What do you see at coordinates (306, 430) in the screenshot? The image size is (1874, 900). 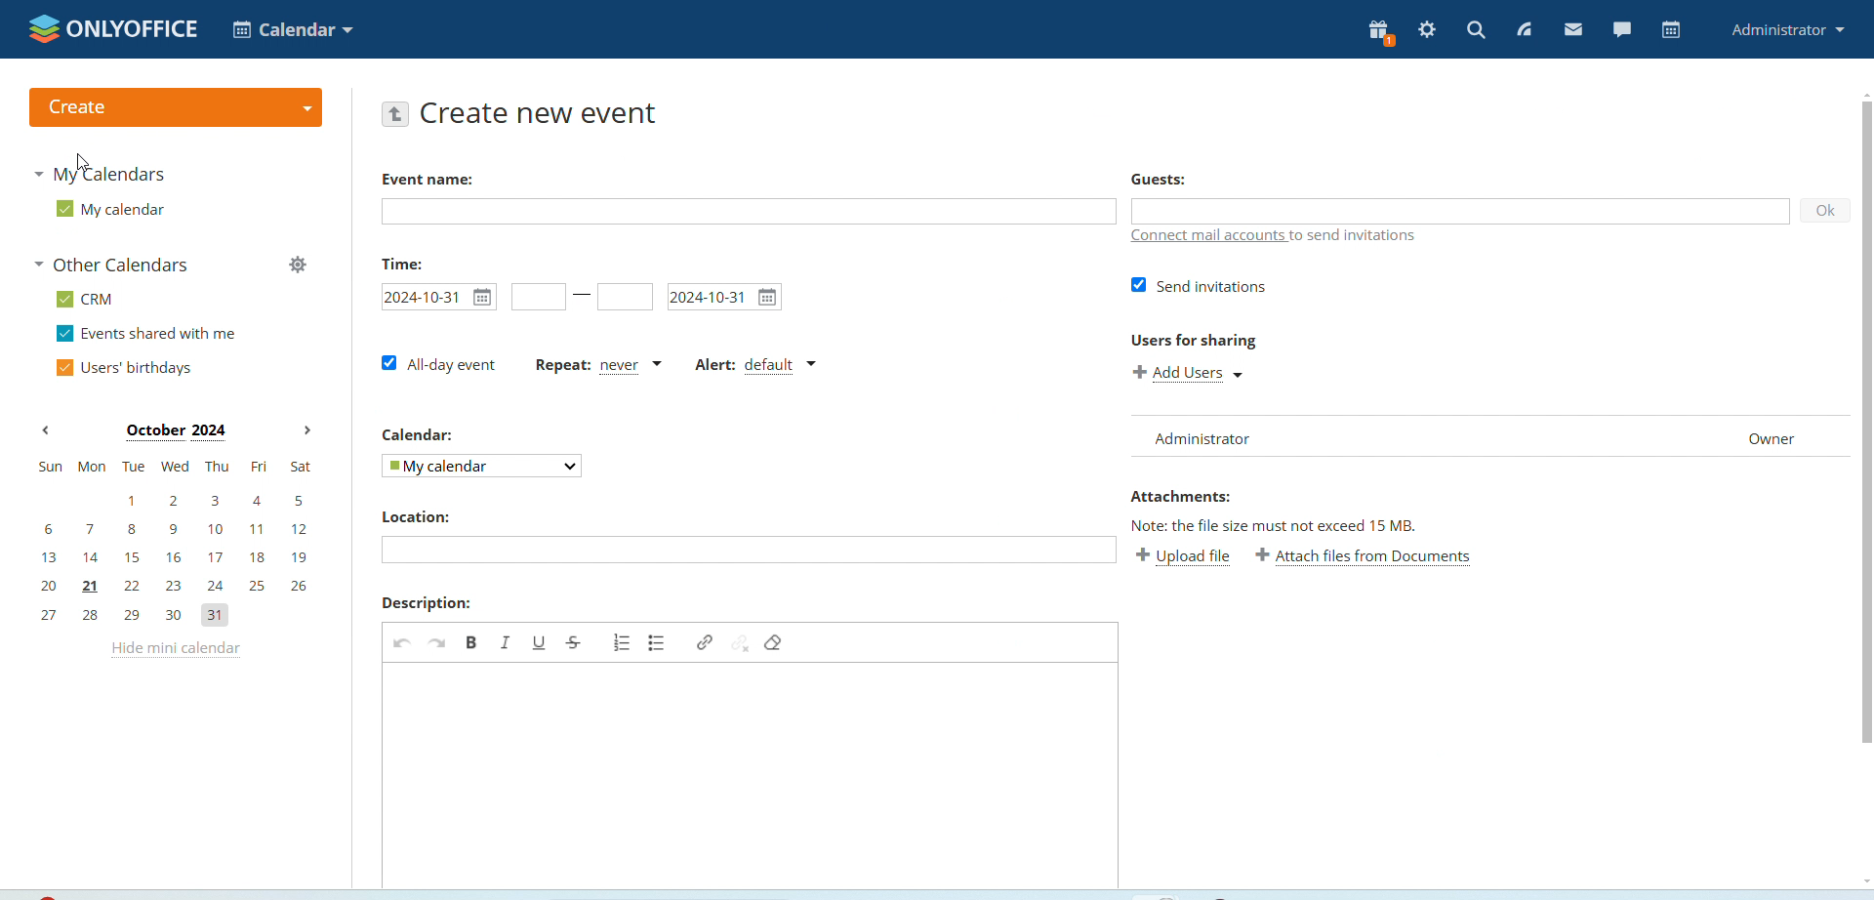 I see `next month` at bounding box center [306, 430].